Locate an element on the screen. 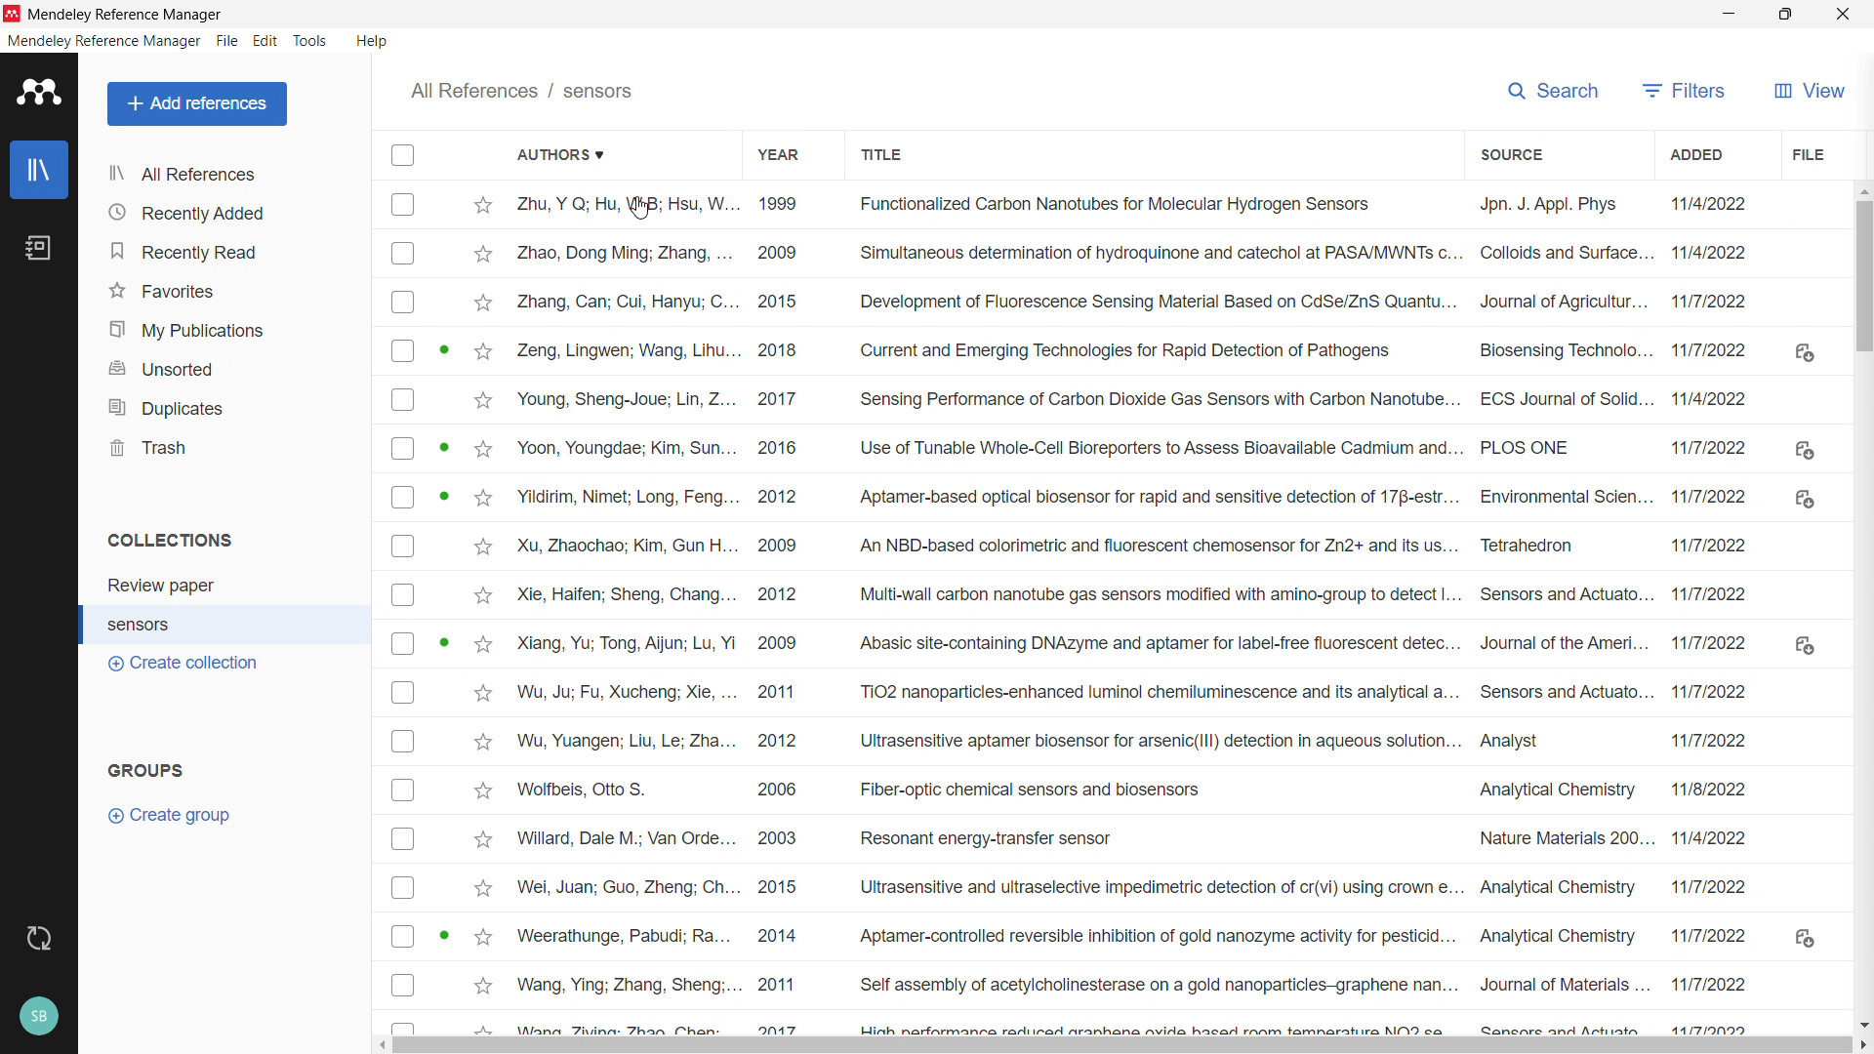 The image size is (1874, 1054). Groups  is located at coordinates (150, 770).